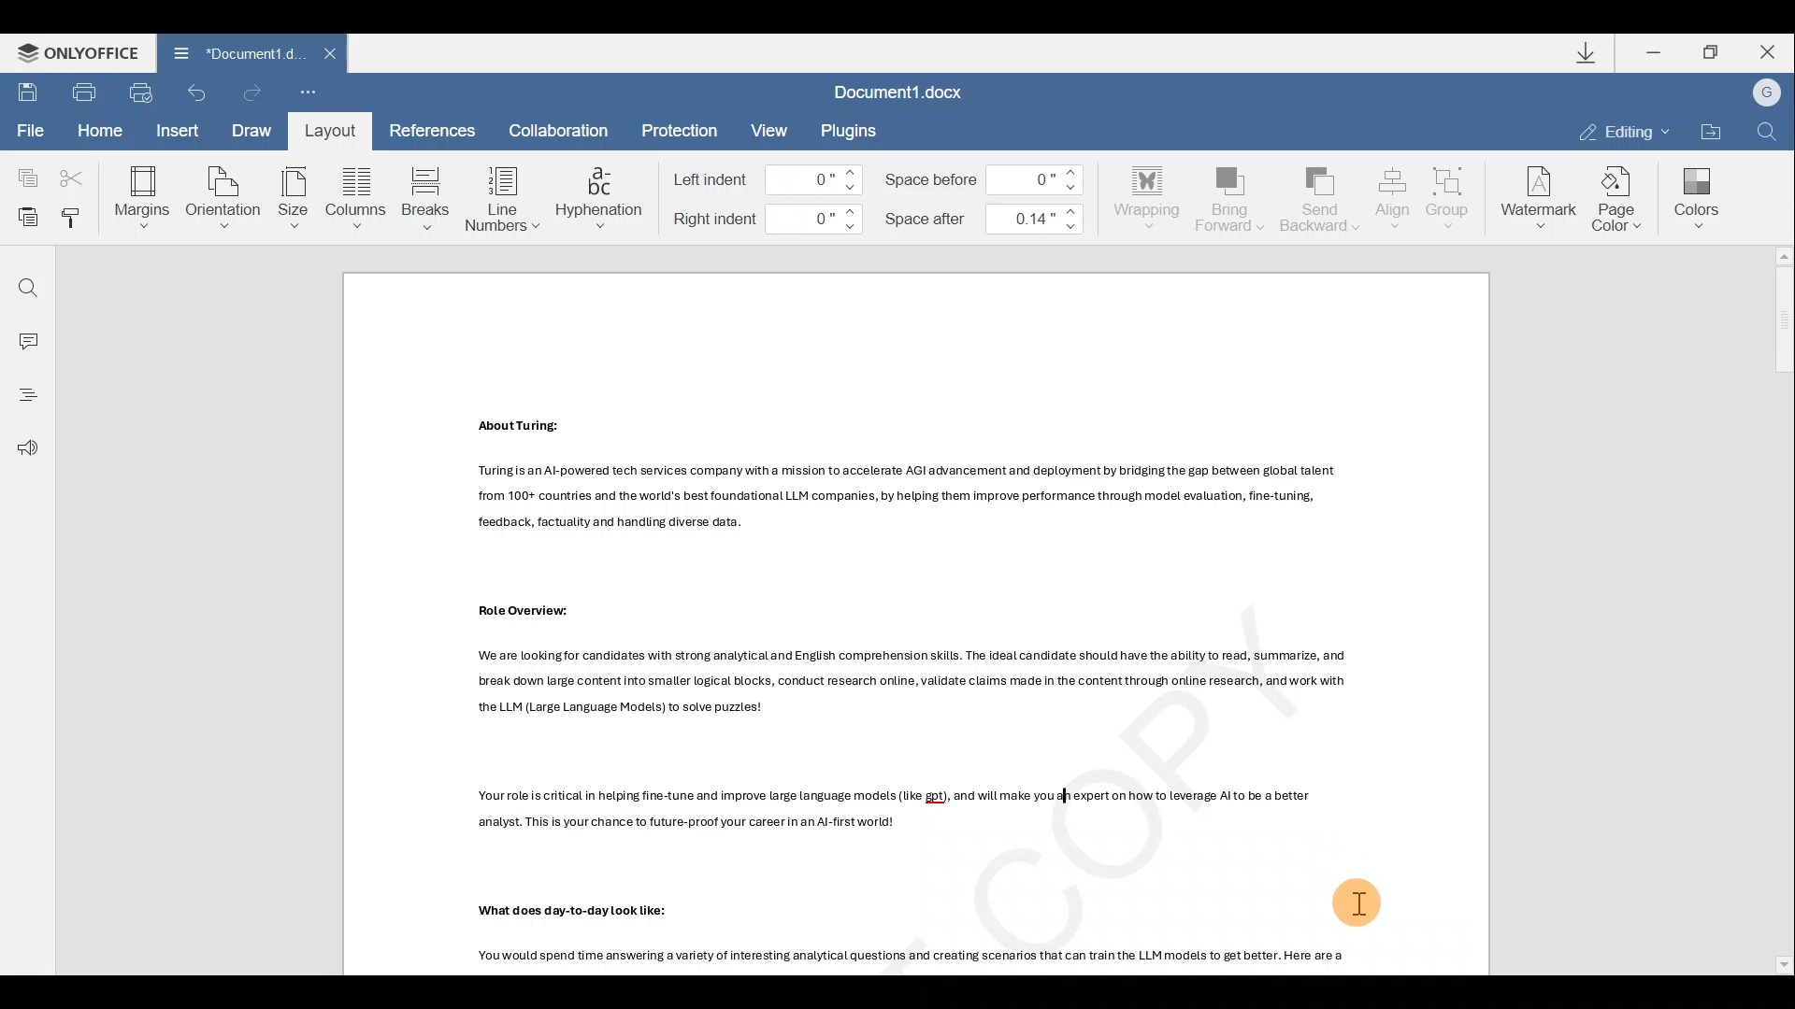 This screenshot has width=1795, height=1009. Describe the element at coordinates (1143, 198) in the screenshot. I see `Wrapping` at that location.